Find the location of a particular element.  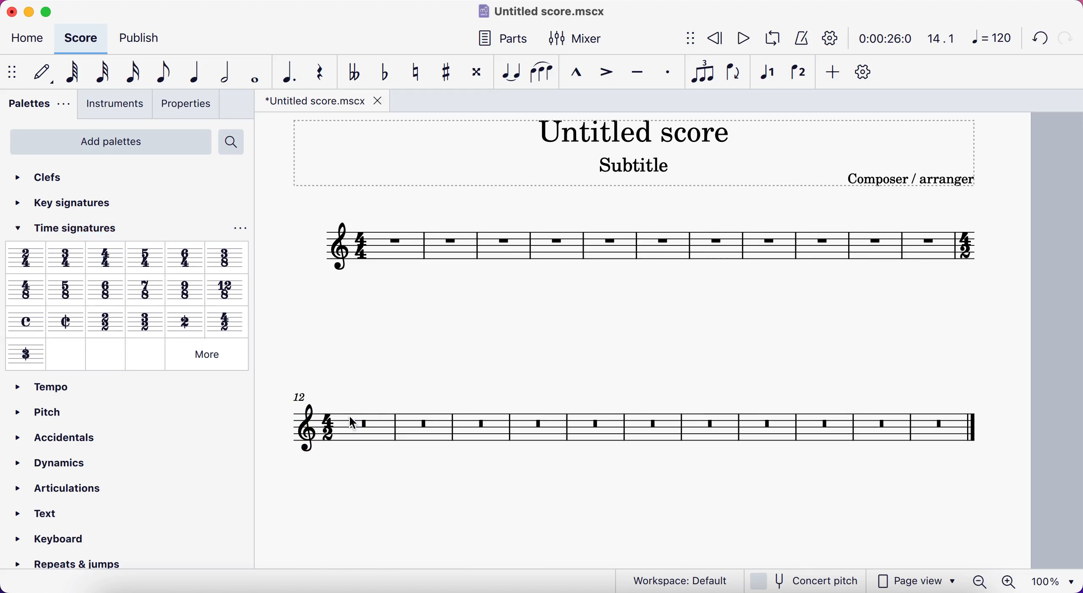

toggle double sharp is located at coordinates (476, 70).